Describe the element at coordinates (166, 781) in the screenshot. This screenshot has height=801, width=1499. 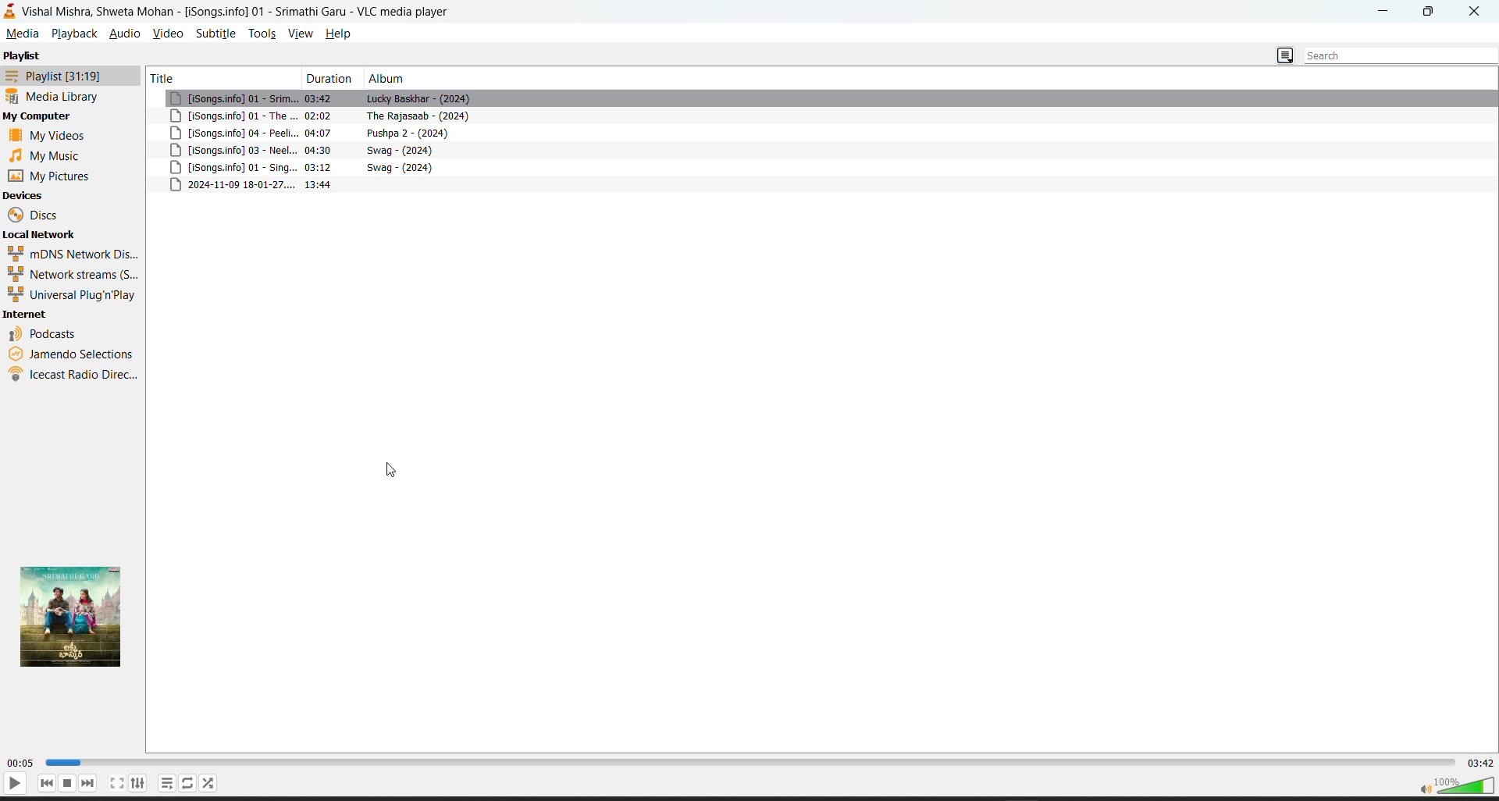
I see `playlist` at that location.